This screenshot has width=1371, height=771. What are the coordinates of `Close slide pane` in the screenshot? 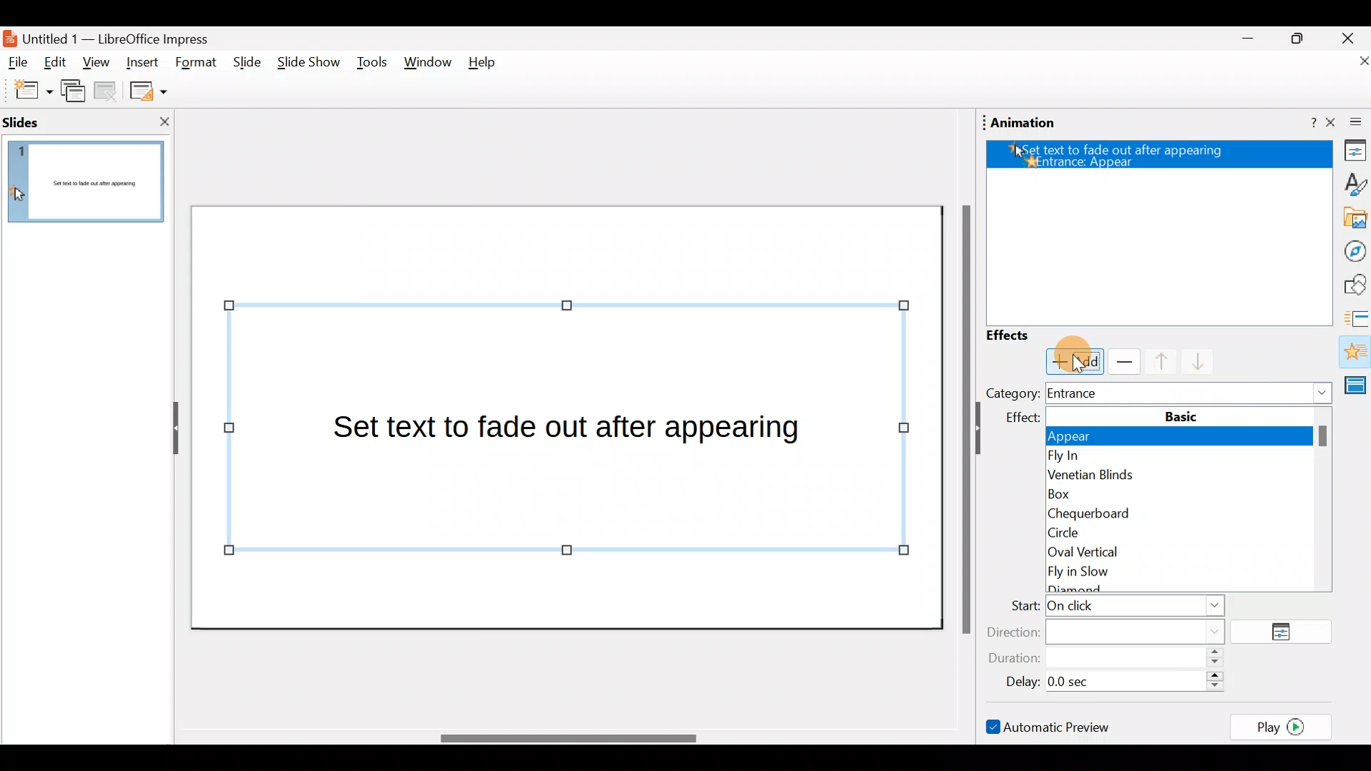 It's located at (160, 121).